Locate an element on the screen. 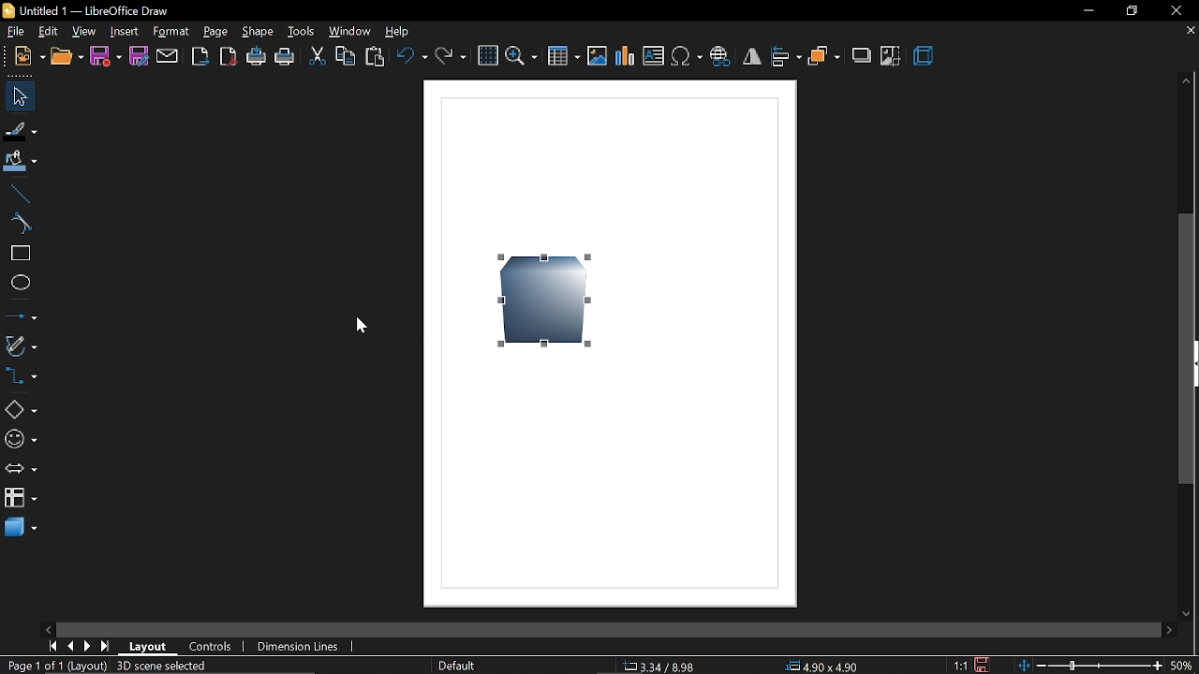  connector is located at coordinates (22, 378).